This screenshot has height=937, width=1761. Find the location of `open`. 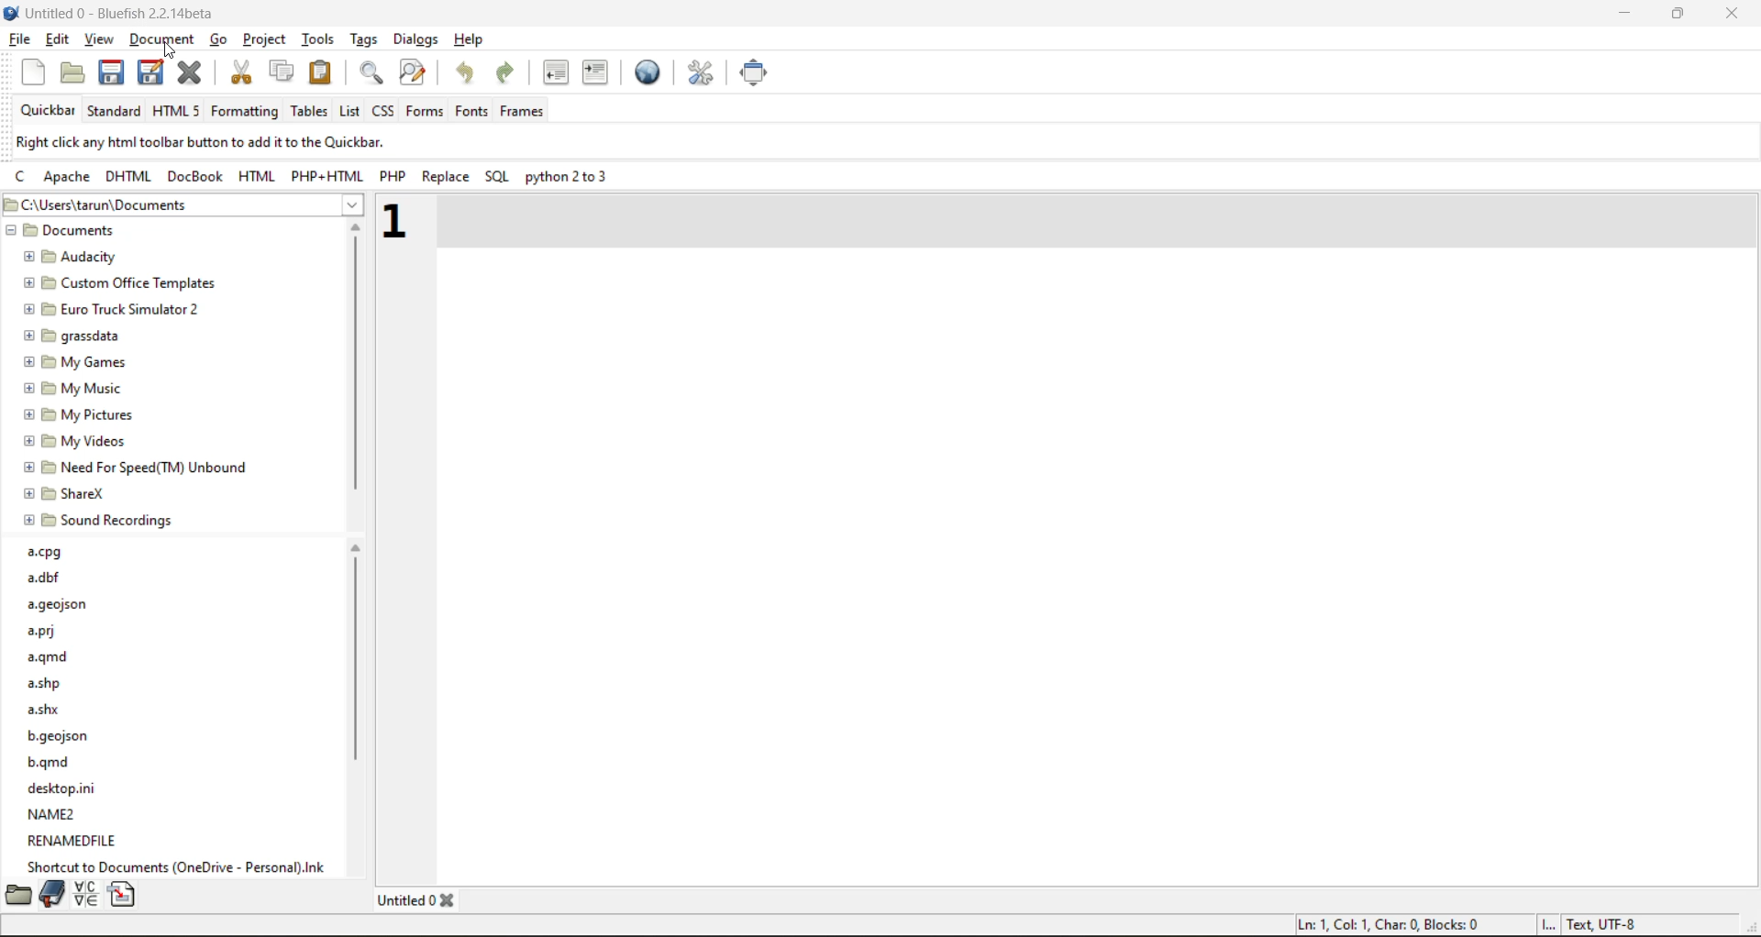

open is located at coordinates (72, 71).